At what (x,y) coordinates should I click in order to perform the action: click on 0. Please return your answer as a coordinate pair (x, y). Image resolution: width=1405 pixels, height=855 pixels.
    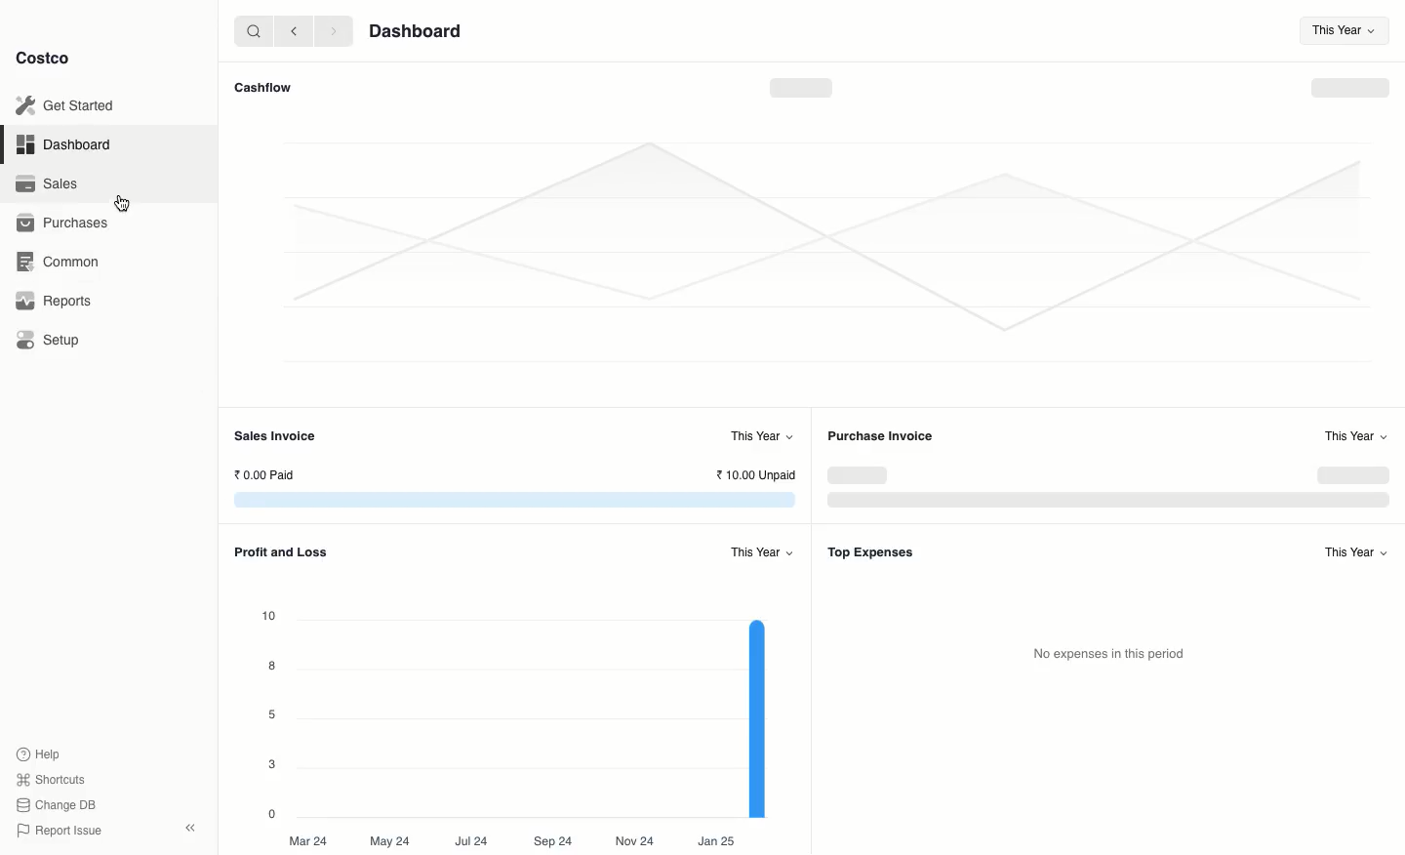
    Looking at the image, I should click on (270, 809).